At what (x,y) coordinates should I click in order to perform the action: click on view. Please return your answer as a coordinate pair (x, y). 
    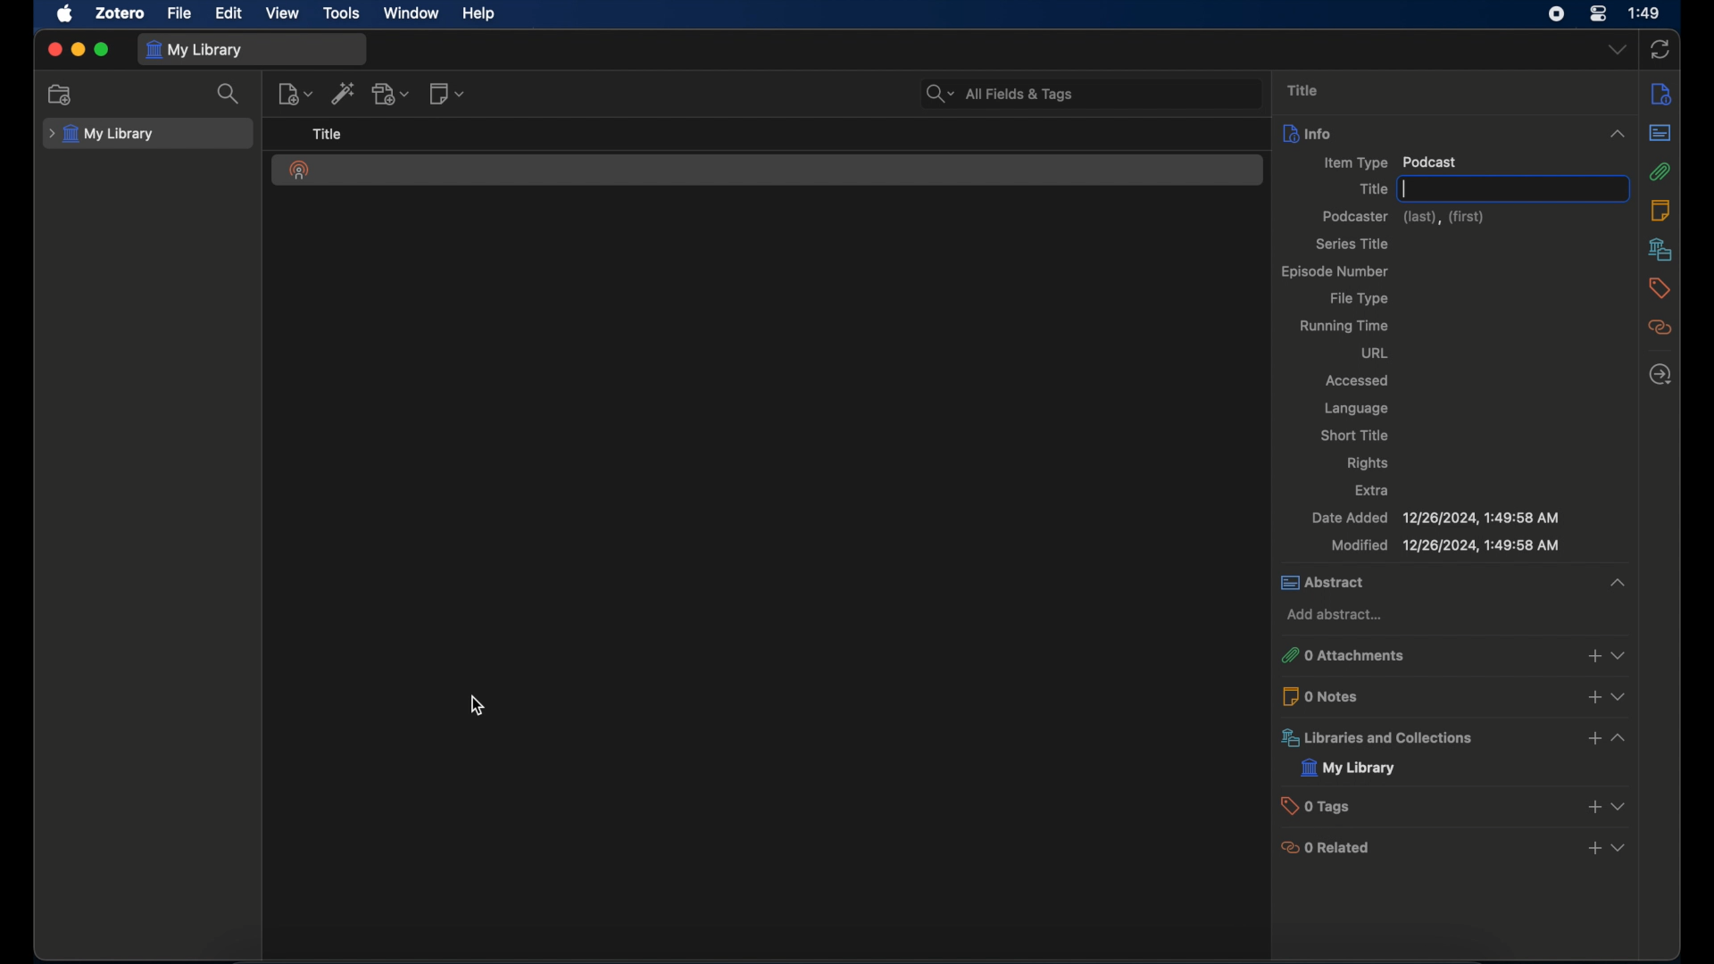
    Looking at the image, I should click on (284, 13).